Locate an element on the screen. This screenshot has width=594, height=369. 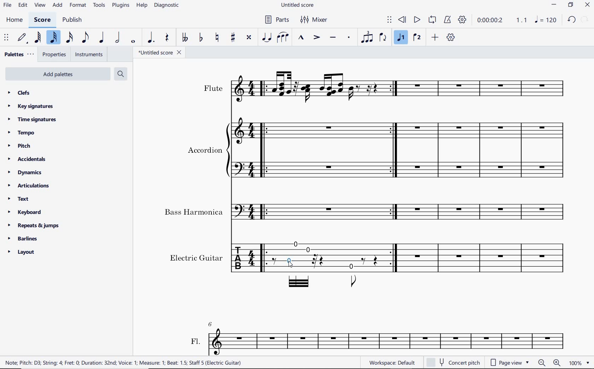
workspace default is located at coordinates (392, 362).